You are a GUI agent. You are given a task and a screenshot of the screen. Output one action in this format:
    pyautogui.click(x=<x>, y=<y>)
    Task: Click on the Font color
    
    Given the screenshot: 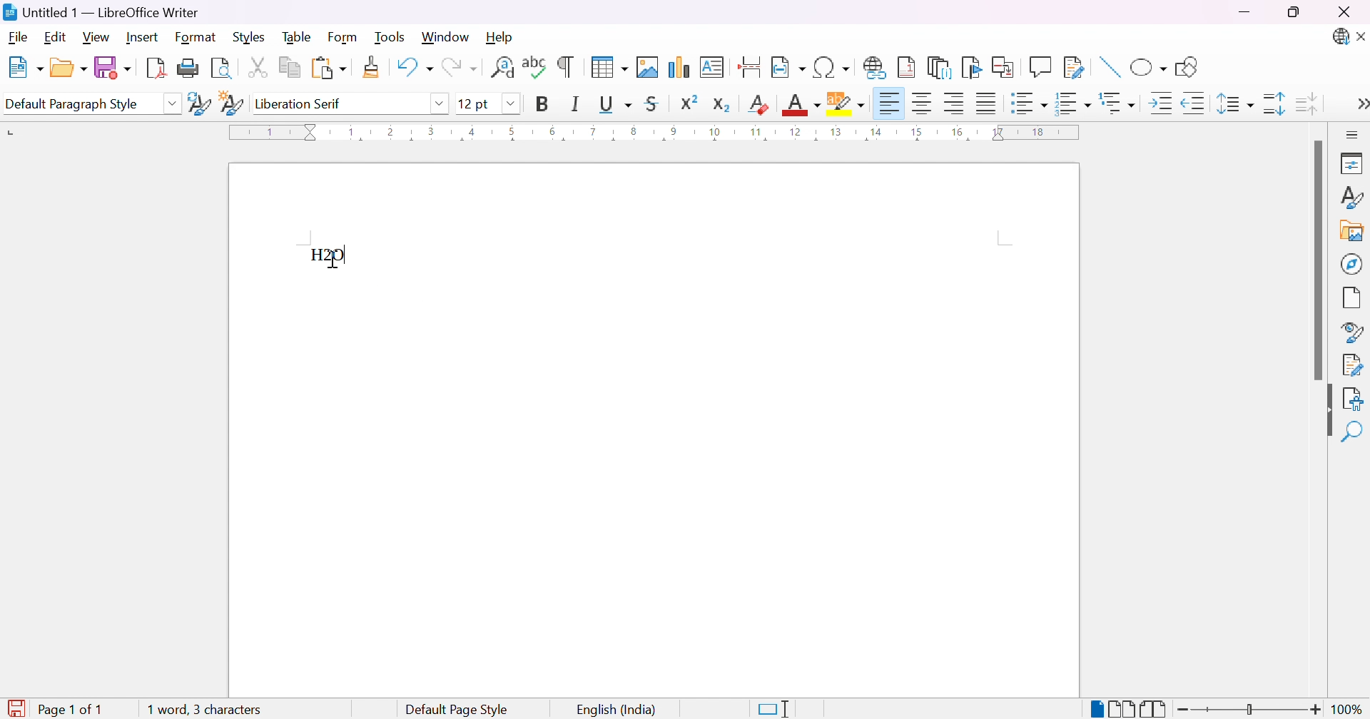 What is the action you would take?
    pyautogui.click(x=803, y=105)
    